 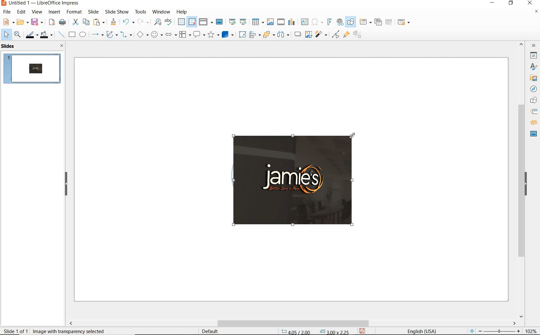 What do you see at coordinates (526, 185) in the screenshot?
I see `hide` at bounding box center [526, 185].